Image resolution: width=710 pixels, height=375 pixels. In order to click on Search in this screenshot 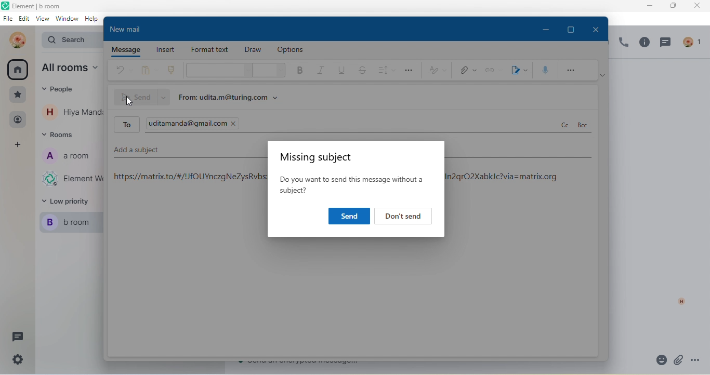, I will do `click(68, 41)`.